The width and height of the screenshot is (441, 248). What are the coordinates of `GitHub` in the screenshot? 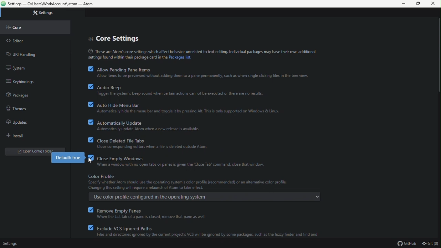 It's located at (406, 244).